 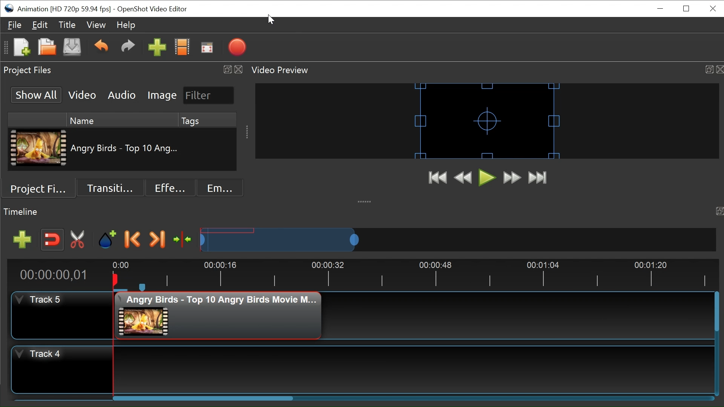 What do you see at coordinates (62, 316) in the screenshot?
I see `Track Header` at bounding box center [62, 316].